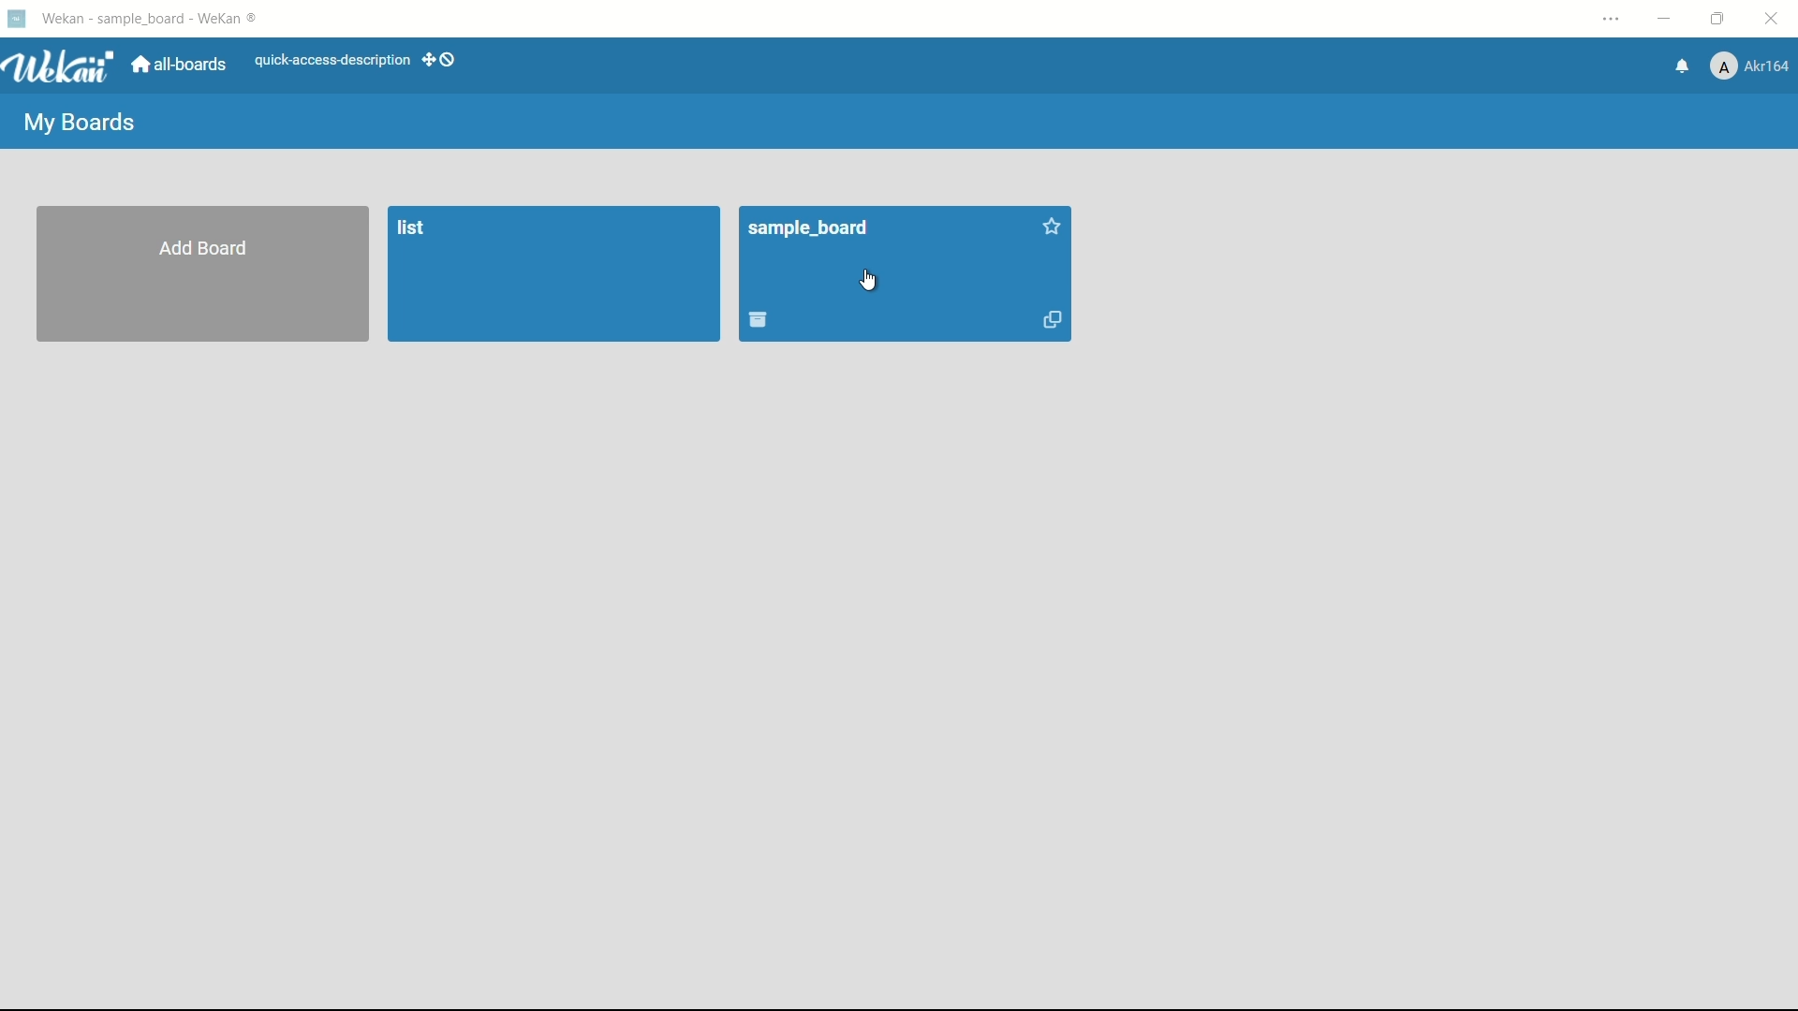 The height and width of the screenshot is (1011, 1798). Describe the element at coordinates (556, 273) in the screenshot. I see `list` at that location.